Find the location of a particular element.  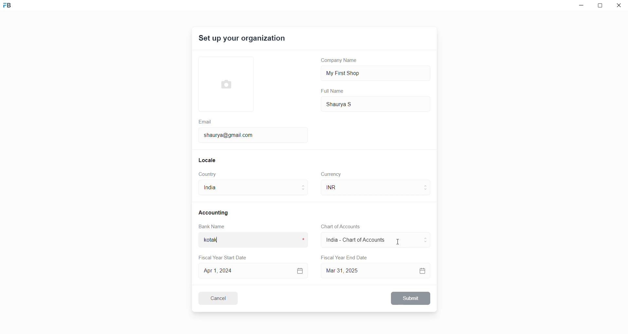

resize  is located at coordinates (602, 7).